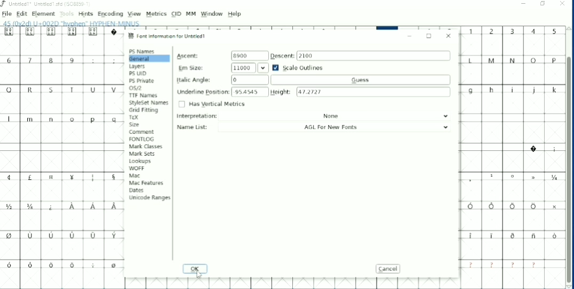  Describe the element at coordinates (143, 155) in the screenshot. I see `Mark Sets` at that location.